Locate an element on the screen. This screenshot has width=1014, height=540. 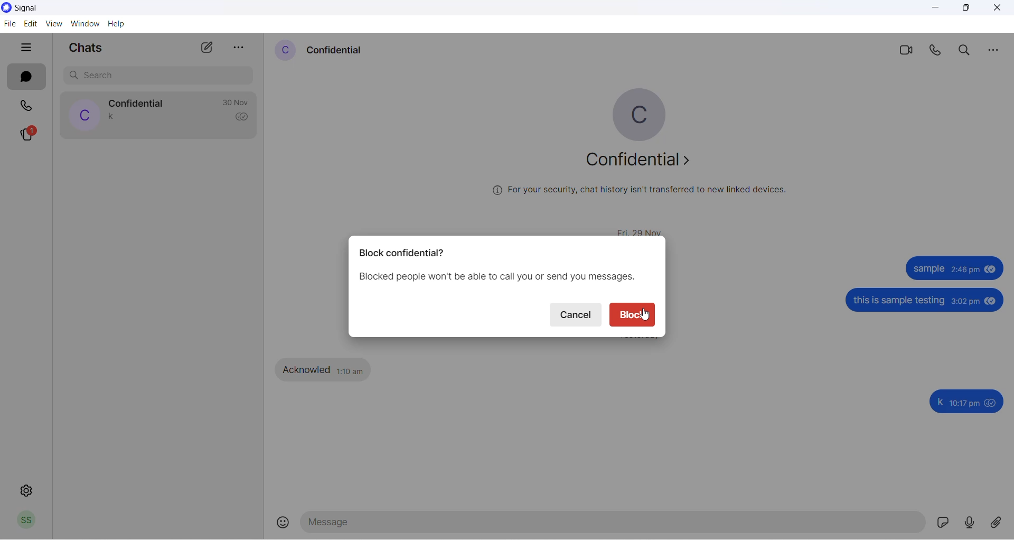
seen is located at coordinates (992, 403).